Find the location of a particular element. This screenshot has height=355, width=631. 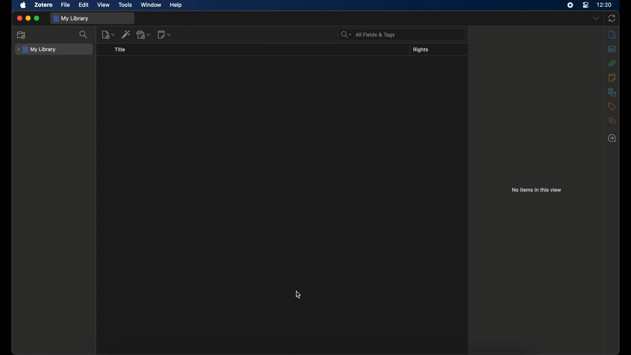

relate is located at coordinates (612, 121).